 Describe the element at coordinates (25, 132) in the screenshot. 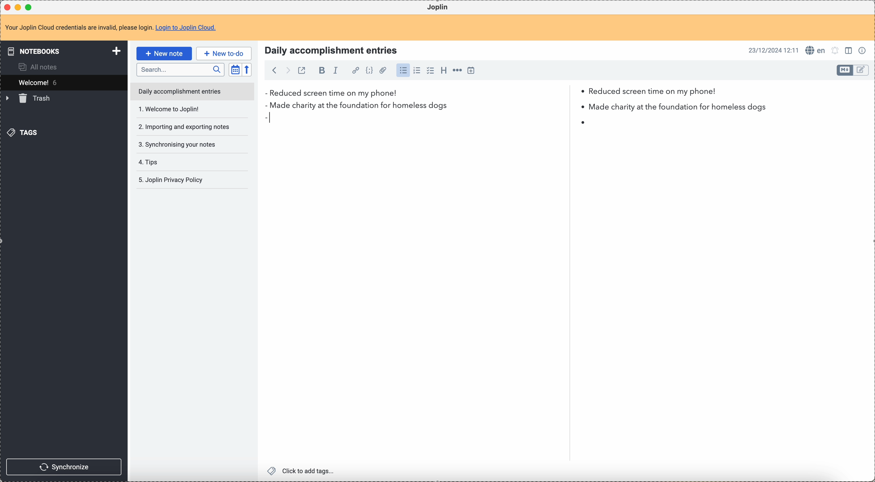

I see `tags` at that location.